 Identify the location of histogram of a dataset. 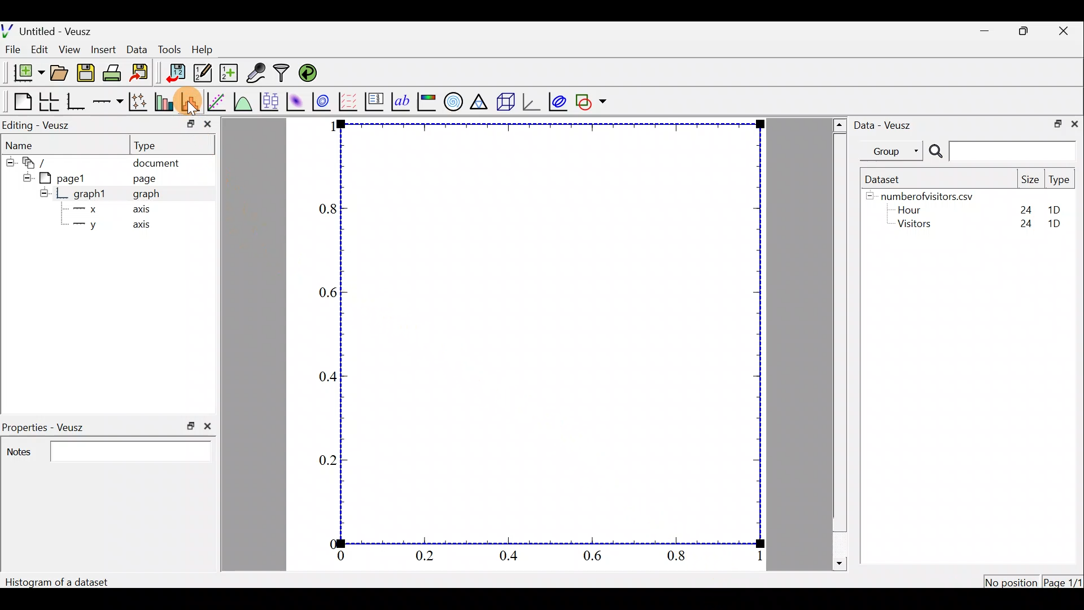
(191, 99).